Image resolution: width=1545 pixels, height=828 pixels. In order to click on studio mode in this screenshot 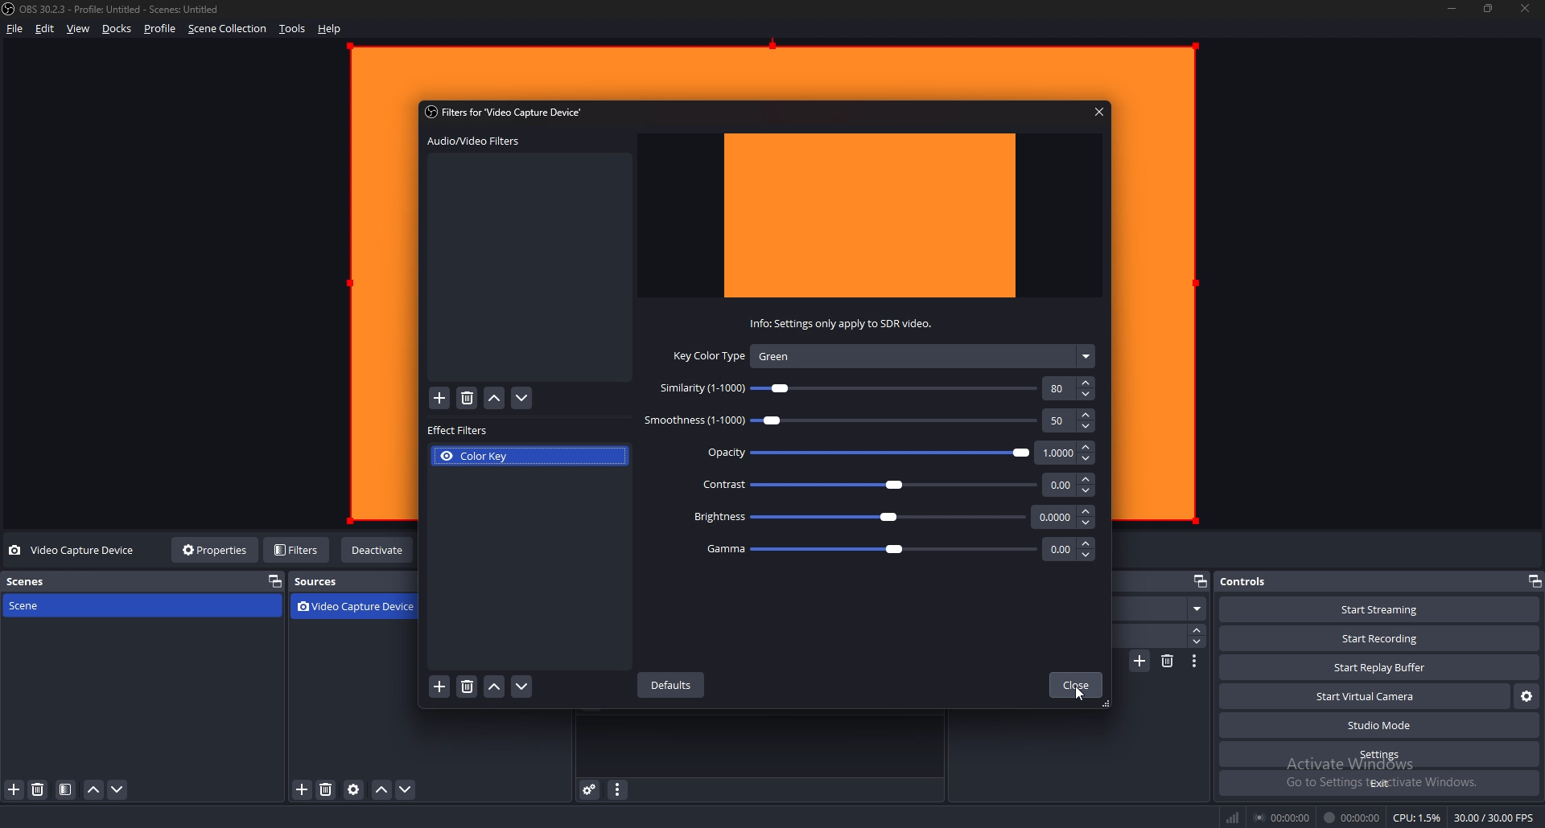, I will do `click(1378, 726)`.